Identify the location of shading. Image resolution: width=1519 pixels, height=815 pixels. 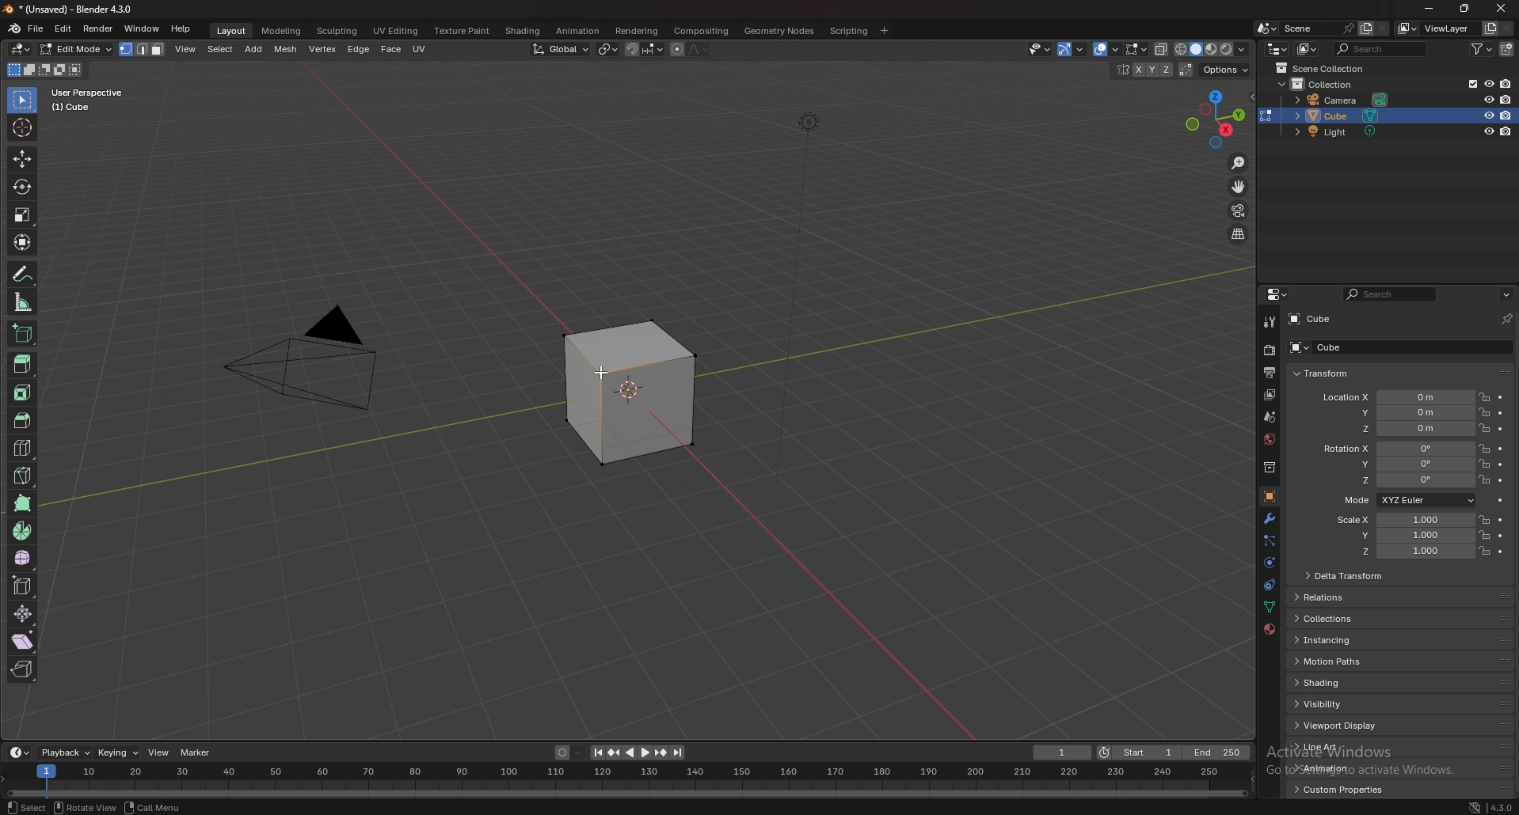
(1243, 50).